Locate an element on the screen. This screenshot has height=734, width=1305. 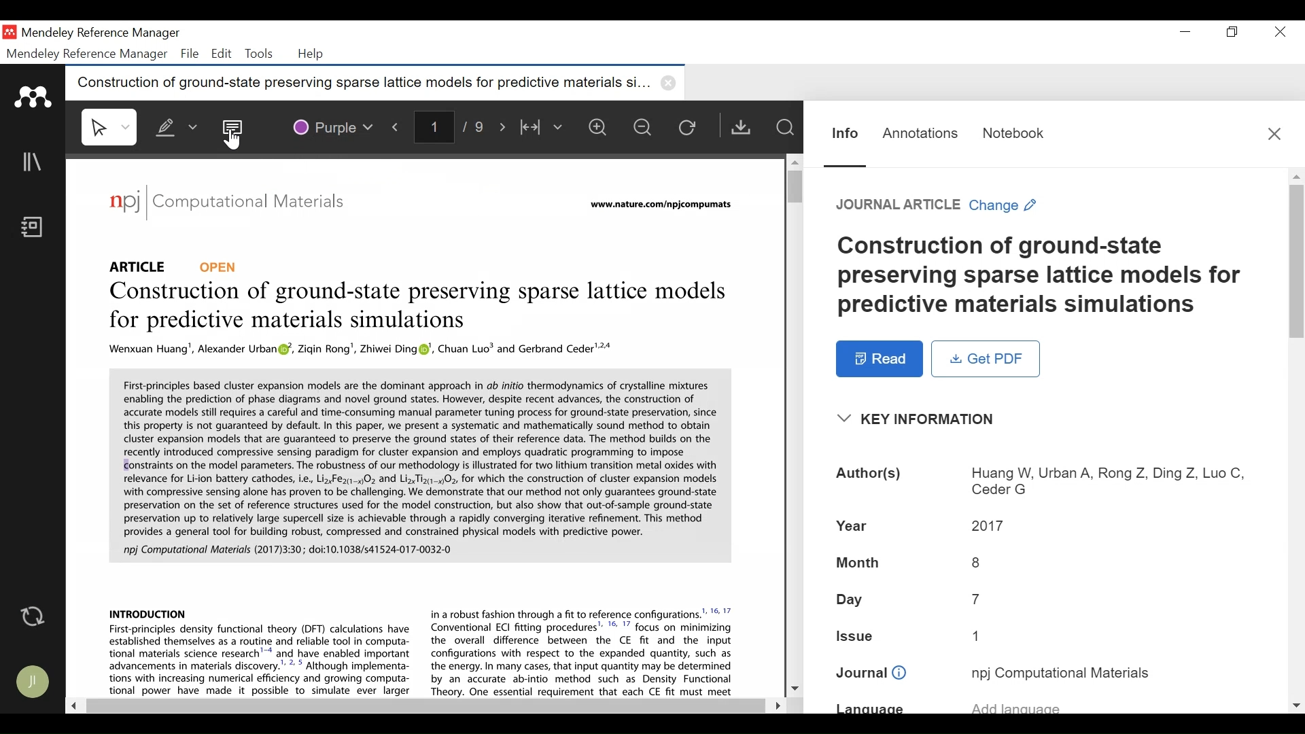
Mendeley Reference Manager is located at coordinates (87, 54).